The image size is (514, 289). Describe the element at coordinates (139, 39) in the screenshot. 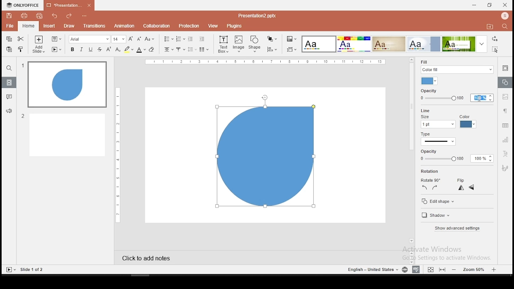

I see `decrease font size` at that location.